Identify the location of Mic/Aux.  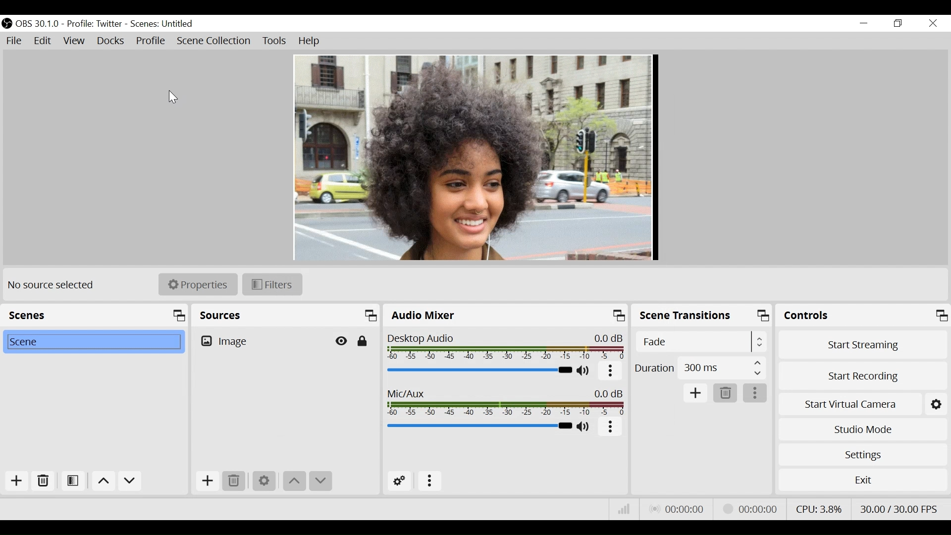
(479, 426).